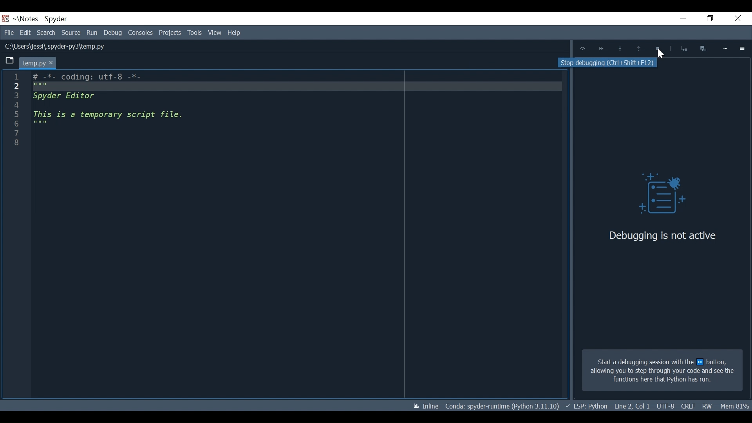  I want to click on Conda Environment Indicator, so click(501, 406).